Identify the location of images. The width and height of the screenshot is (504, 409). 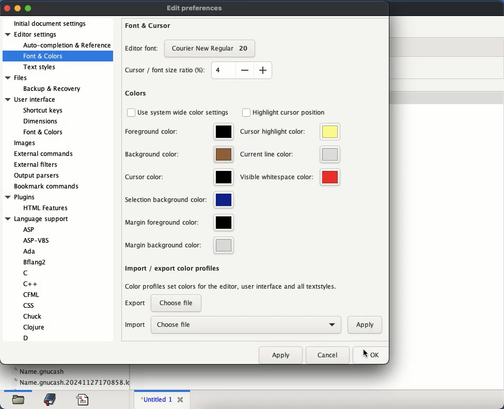
(25, 144).